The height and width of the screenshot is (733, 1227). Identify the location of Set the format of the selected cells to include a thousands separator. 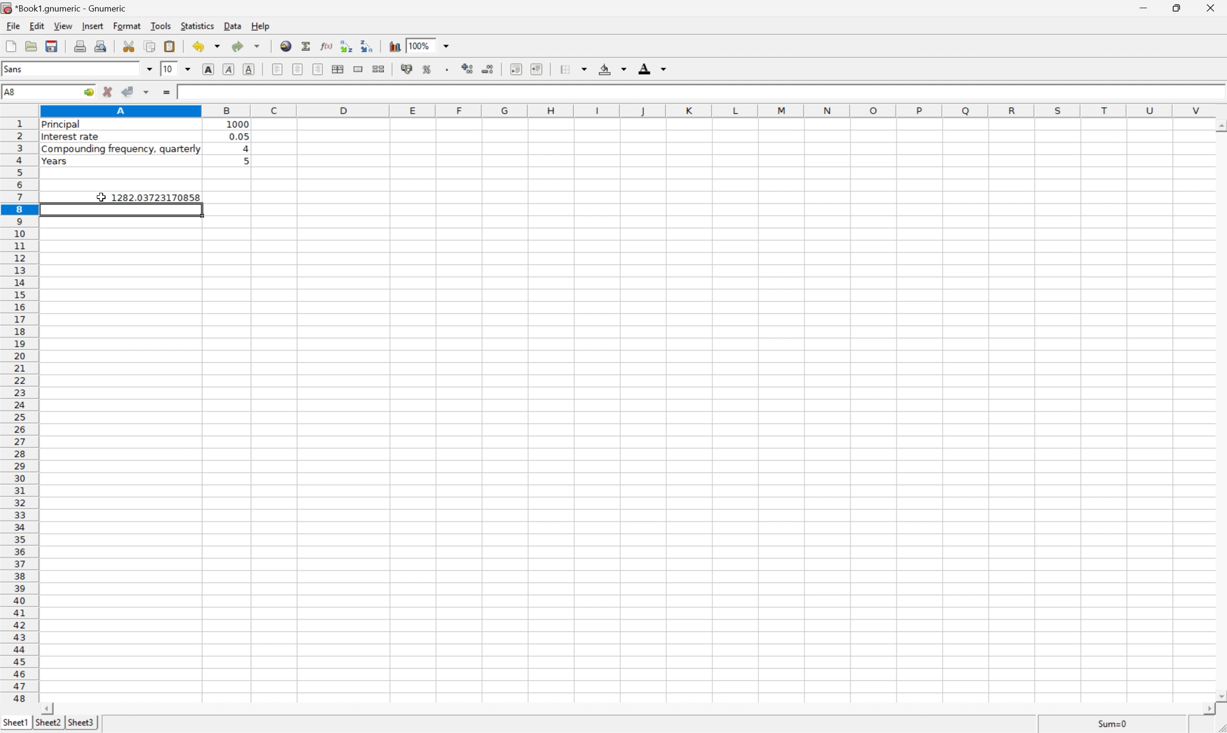
(447, 69).